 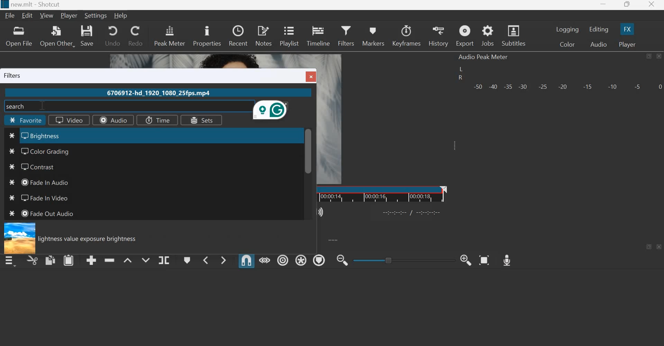 I want to click on close, so click(x=651, y=5).